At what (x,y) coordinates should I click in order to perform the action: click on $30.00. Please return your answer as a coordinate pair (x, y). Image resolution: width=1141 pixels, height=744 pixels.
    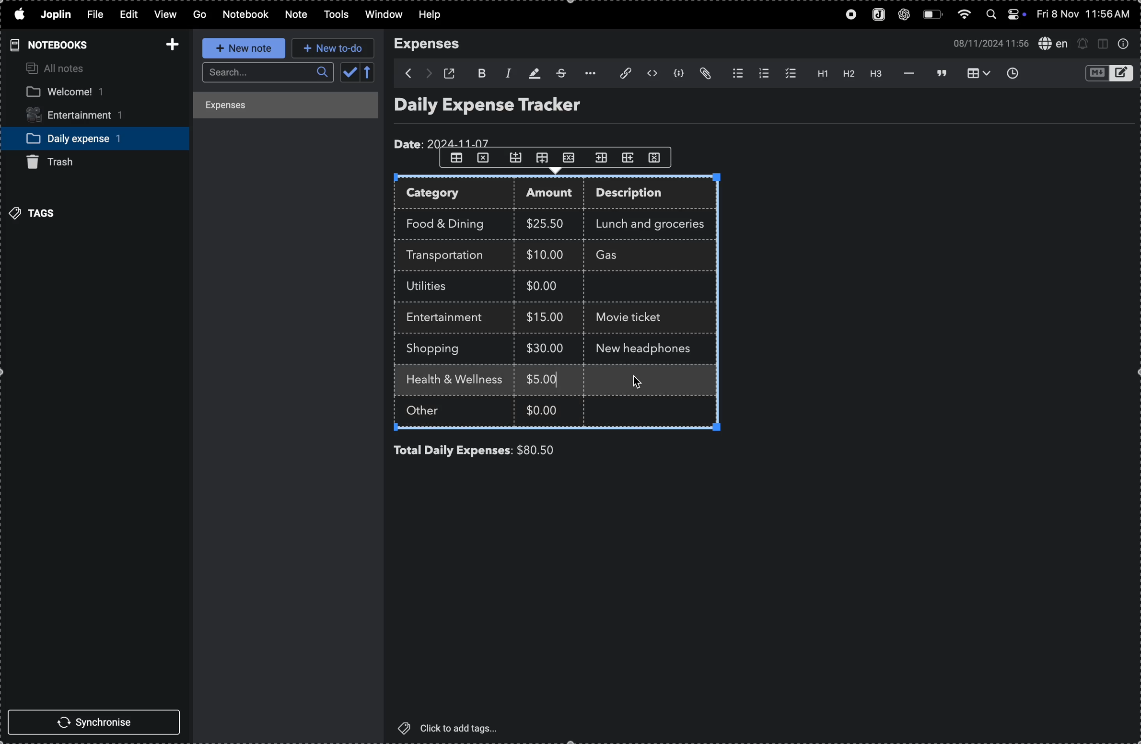
    Looking at the image, I should click on (545, 348).